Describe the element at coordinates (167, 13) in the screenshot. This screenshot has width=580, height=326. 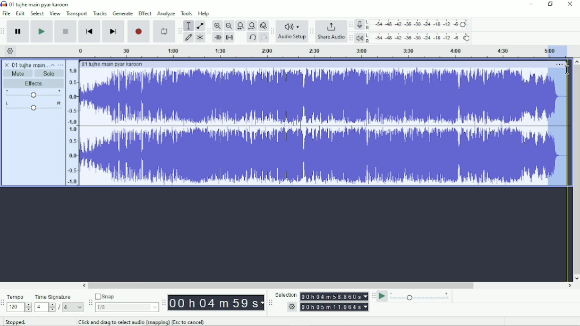
I see `Analyze` at that location.